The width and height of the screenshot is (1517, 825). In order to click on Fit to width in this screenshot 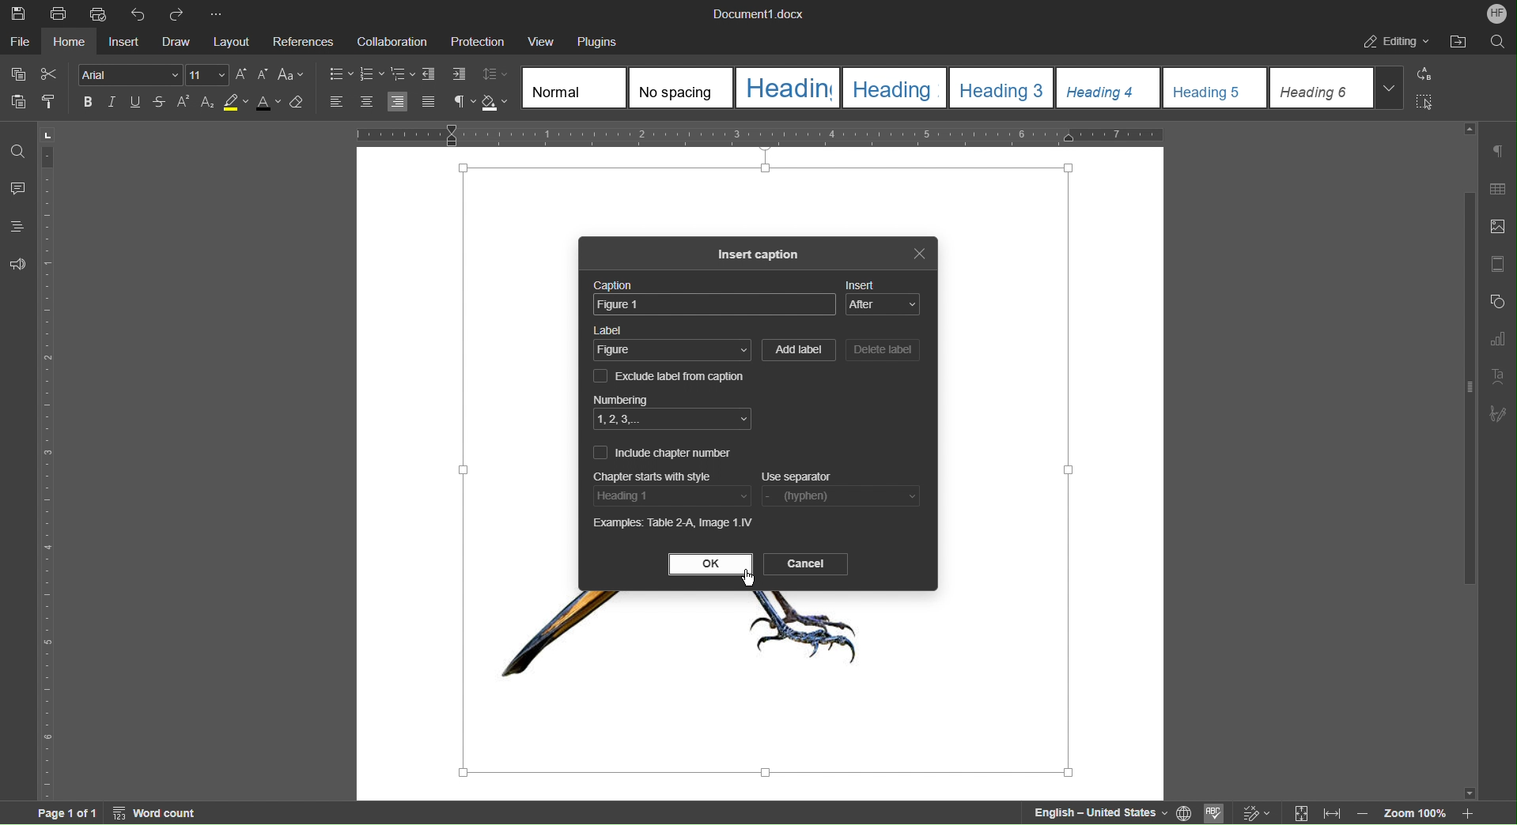, I will do `click(1330, 812)`.